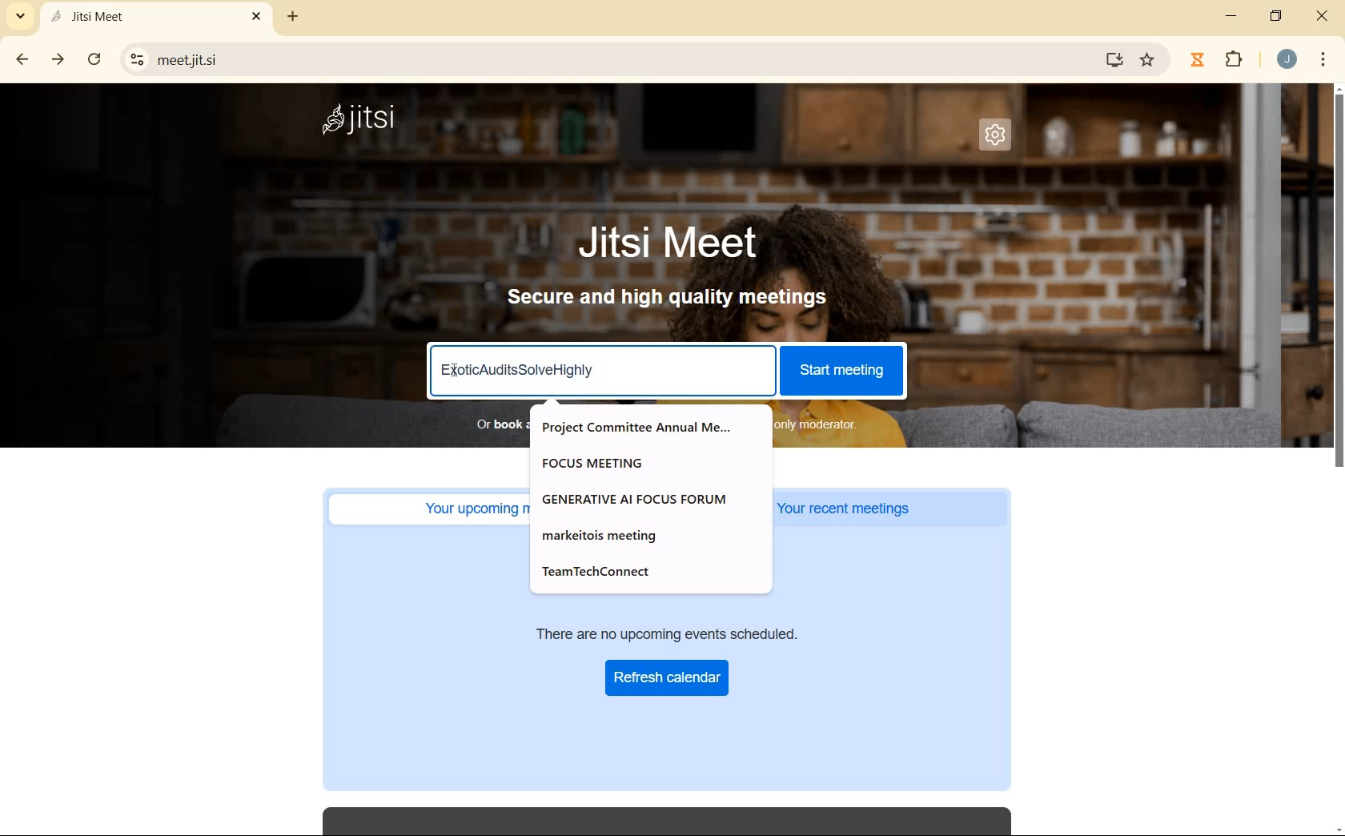 The image size is (1345, 836). What do you see at coordinates (1233, 16) in the screenshot?
I see `minimize` at bounding box center [1233, 16].